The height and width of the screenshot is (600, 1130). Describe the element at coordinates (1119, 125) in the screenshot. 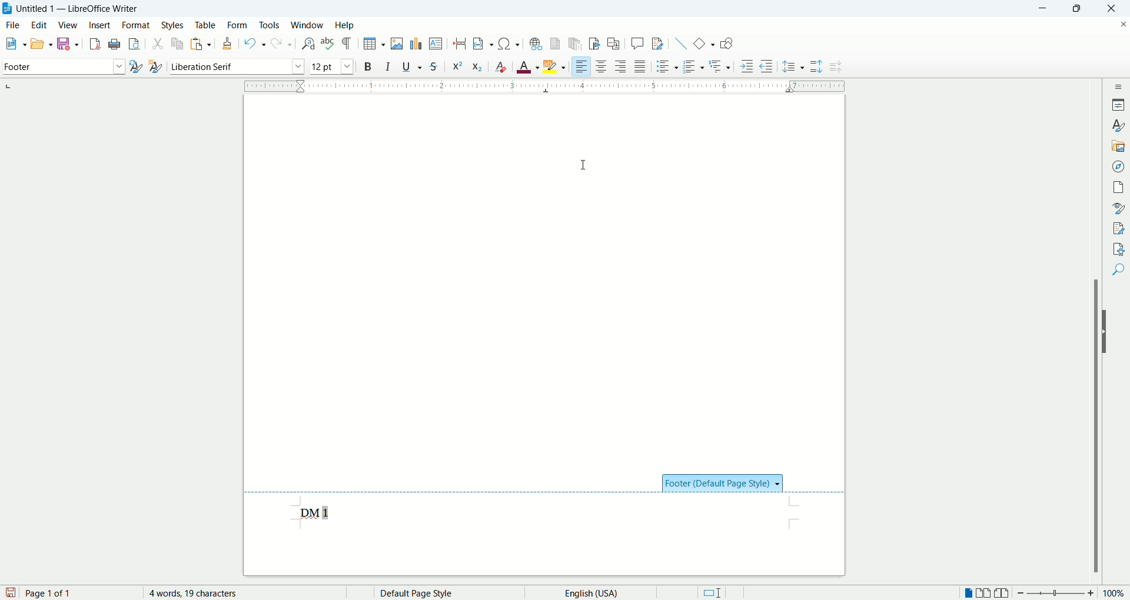

I see `styles` at that location.